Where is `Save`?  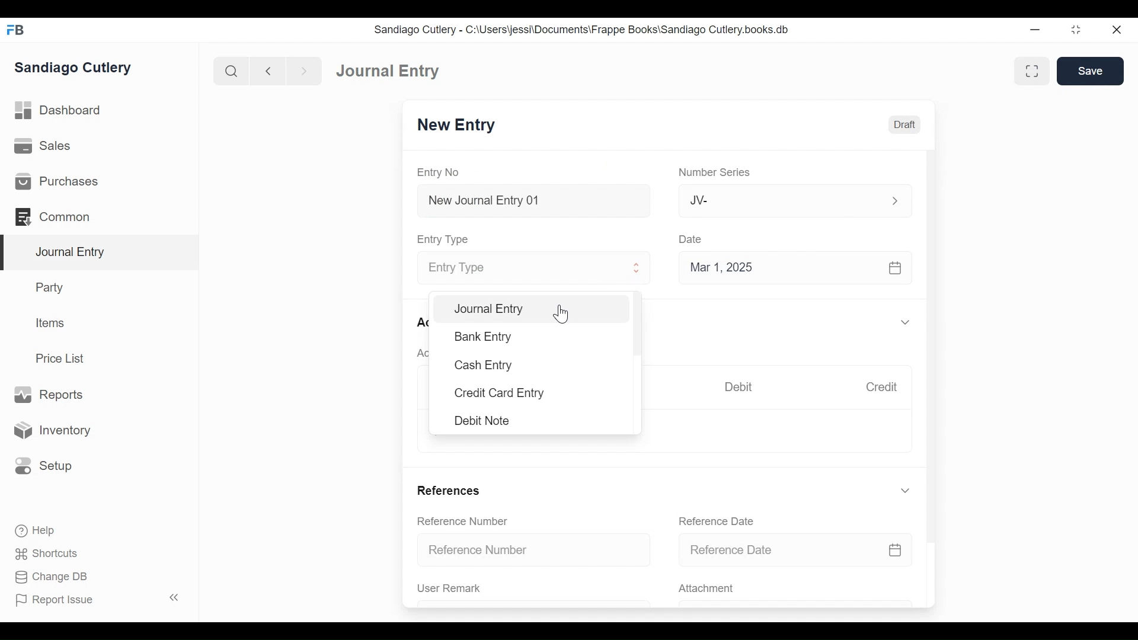
Save is located at coordinates (1091, 71).